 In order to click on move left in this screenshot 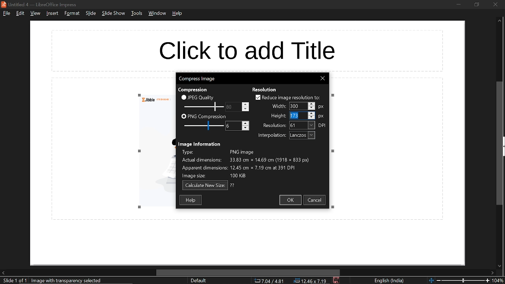, I will do `click(3, 273)`.